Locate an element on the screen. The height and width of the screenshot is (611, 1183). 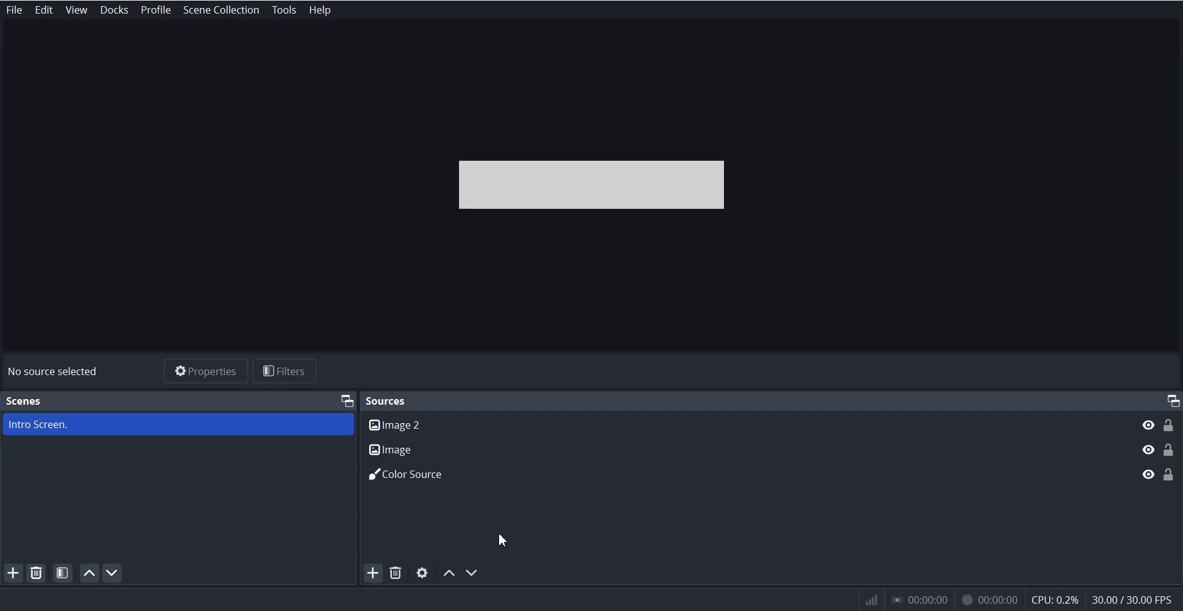
Move Scene down is located at coordinates (115, 573).